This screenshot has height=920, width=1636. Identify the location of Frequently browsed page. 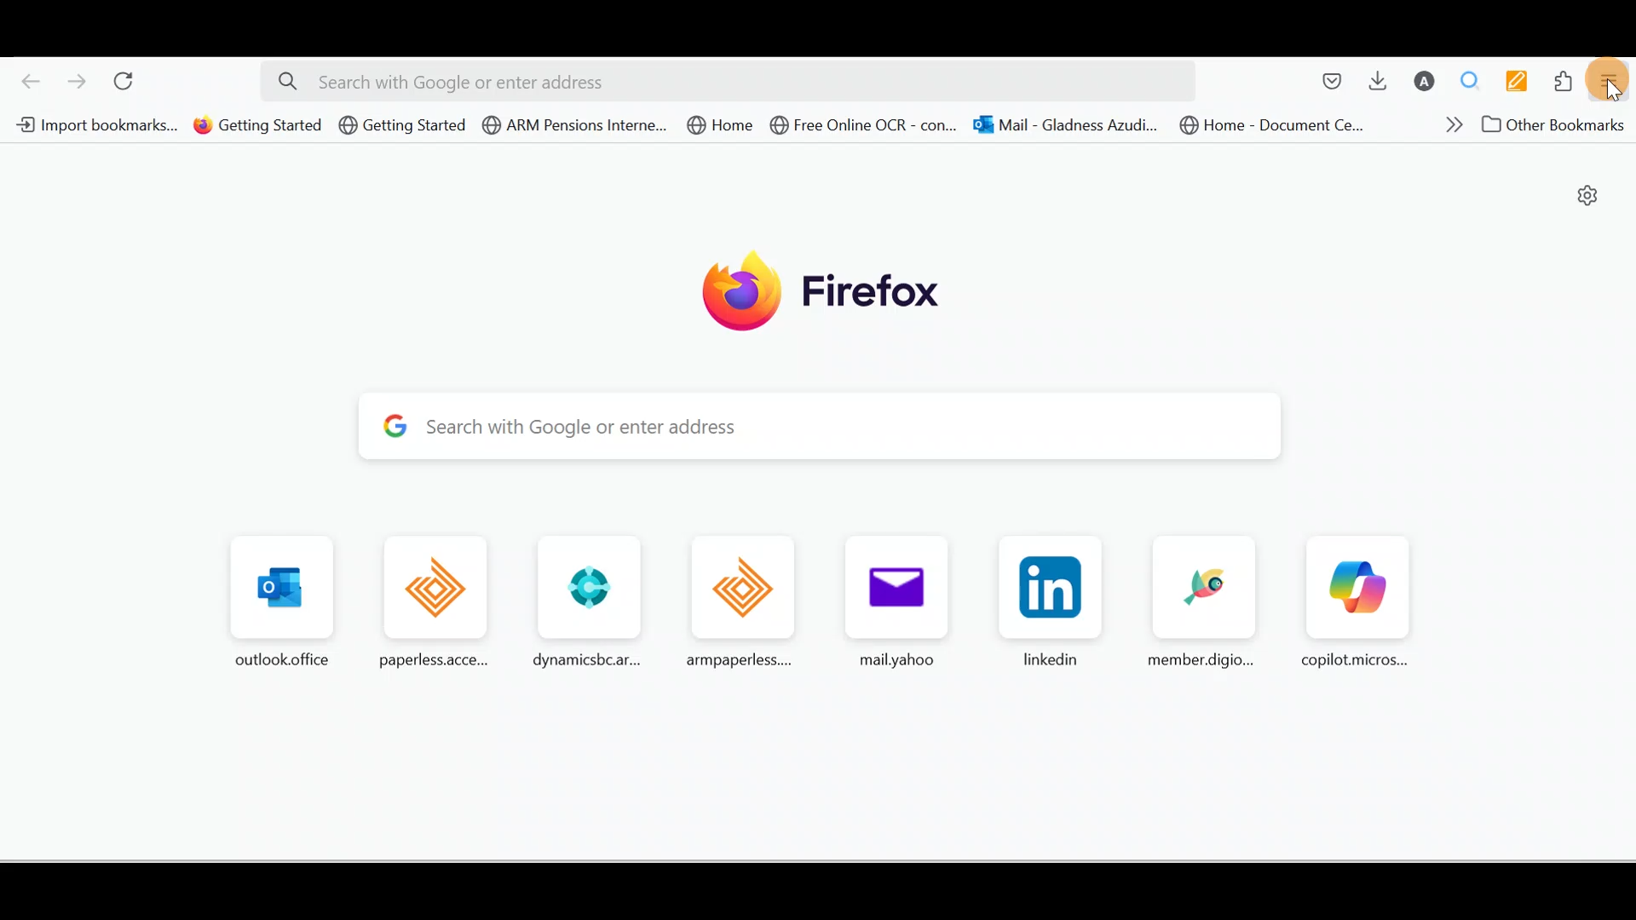
(1201, 602).